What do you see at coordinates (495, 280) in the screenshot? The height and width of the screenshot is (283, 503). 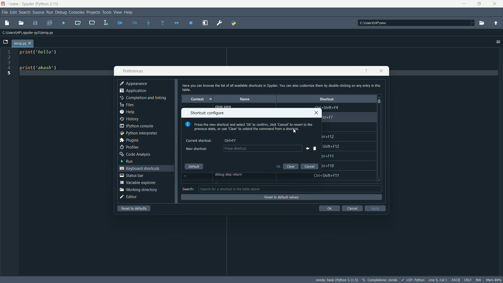 I see `memory usage` at bounding box center [495, 280].